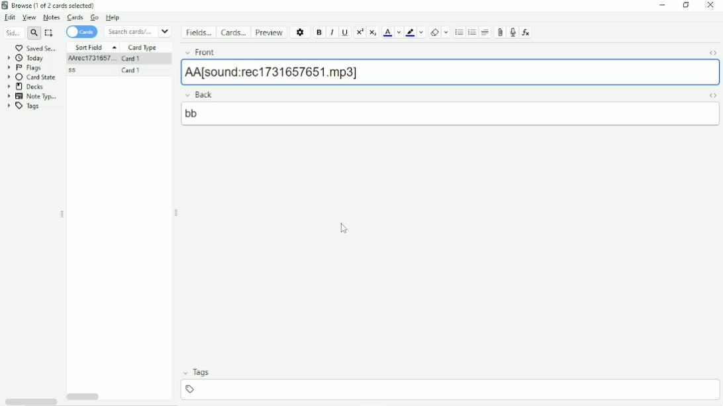 The height and width of the screenshot is (406, 723). Describe the element at coordinates (444, 114) in the screenshot. I see `bb` at that location.